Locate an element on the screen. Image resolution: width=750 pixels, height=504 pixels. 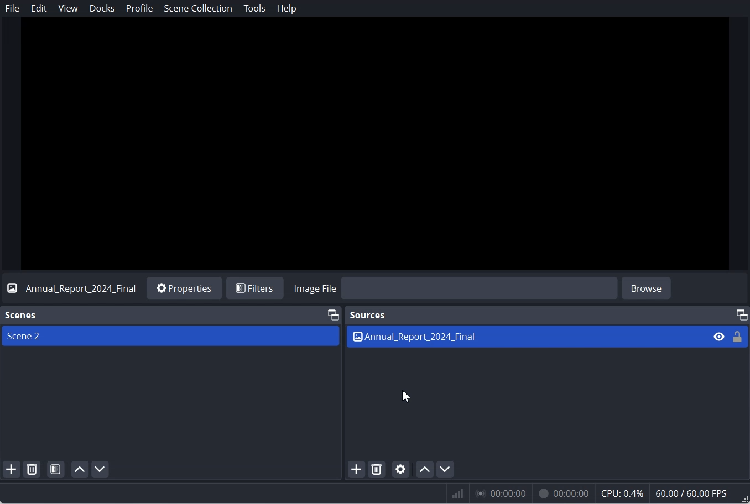
Remove selected Source is located at coordinates (377, 469).